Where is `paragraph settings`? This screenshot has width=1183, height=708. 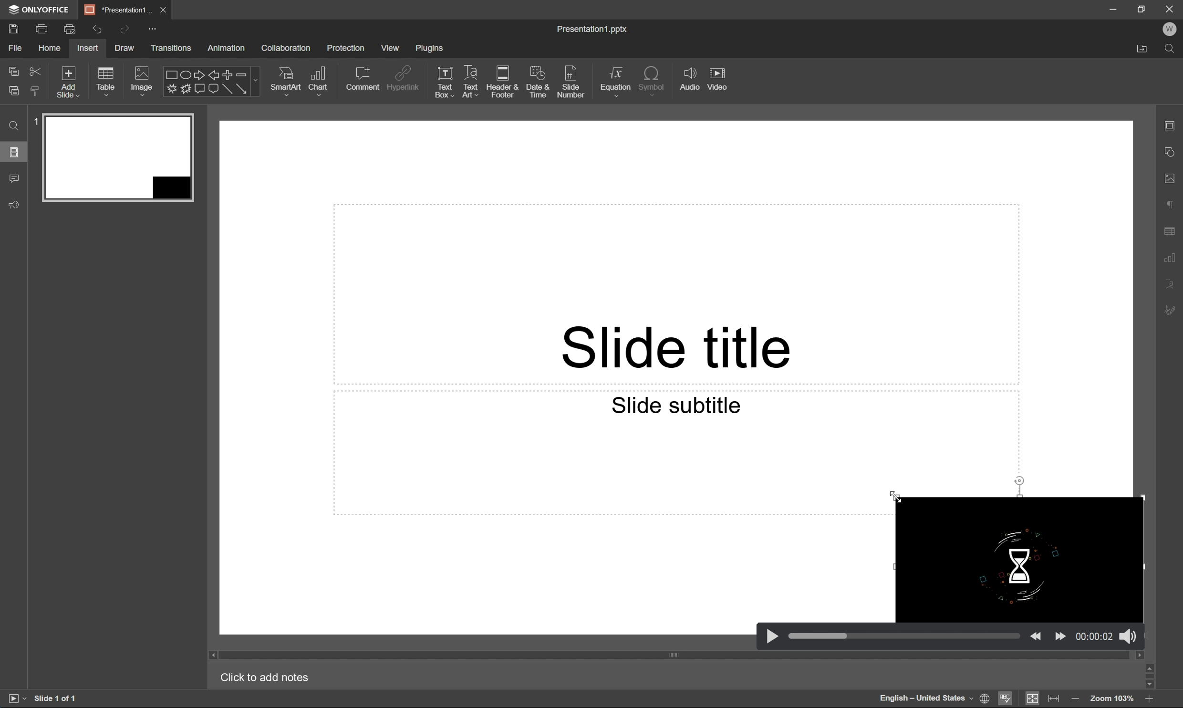 paragraph settings is located at coordinates (1171, 201).